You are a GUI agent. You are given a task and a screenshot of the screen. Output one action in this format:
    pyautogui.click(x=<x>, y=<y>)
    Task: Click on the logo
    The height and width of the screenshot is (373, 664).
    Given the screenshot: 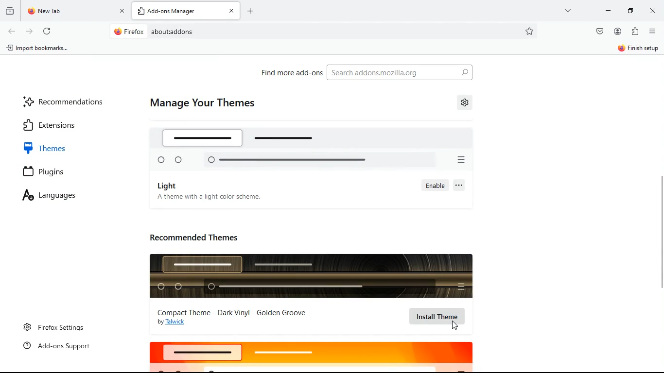 What is the action you would take?
    pyautogui.click(x=309, y=275)
    